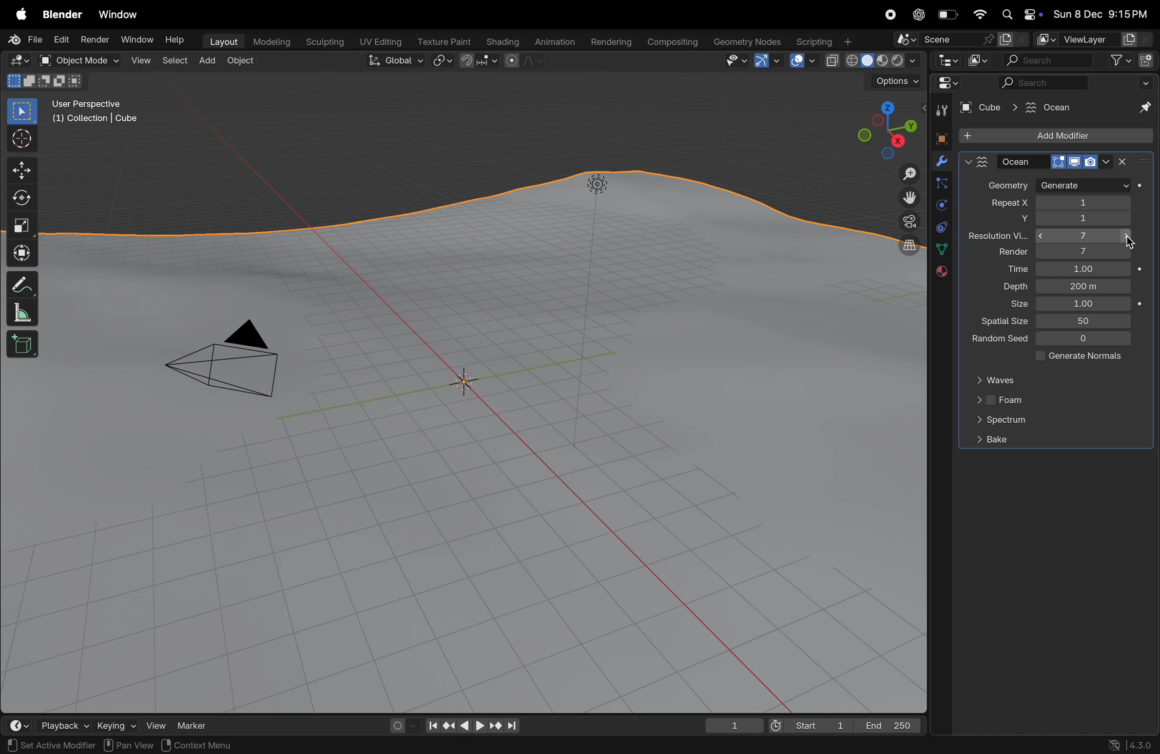 The image size is (1160, 754). Describe the element at coordinates (1146, 59) in the screenshot. I see `new collection` at that location.